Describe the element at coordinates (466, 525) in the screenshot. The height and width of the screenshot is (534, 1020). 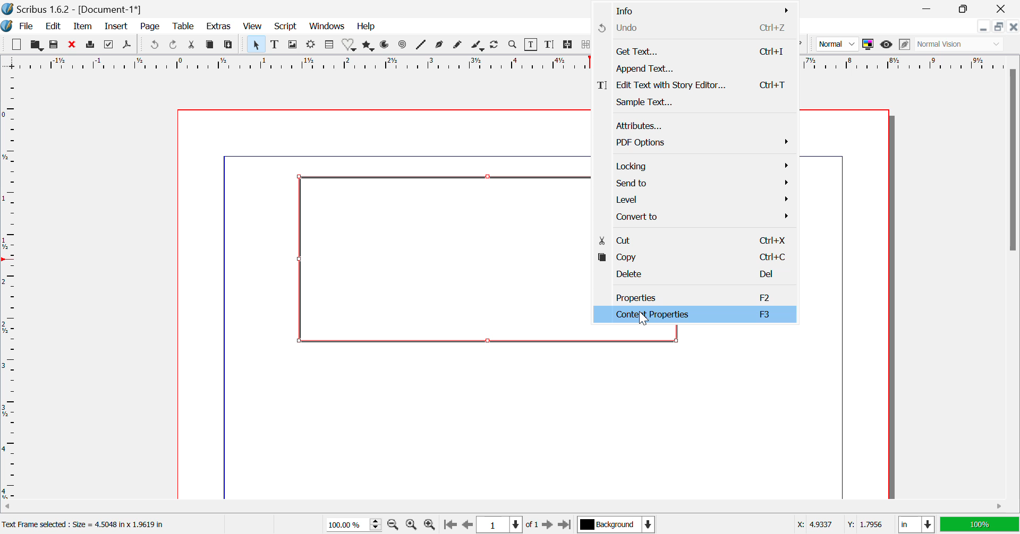
I see `Previous Page` at that location.